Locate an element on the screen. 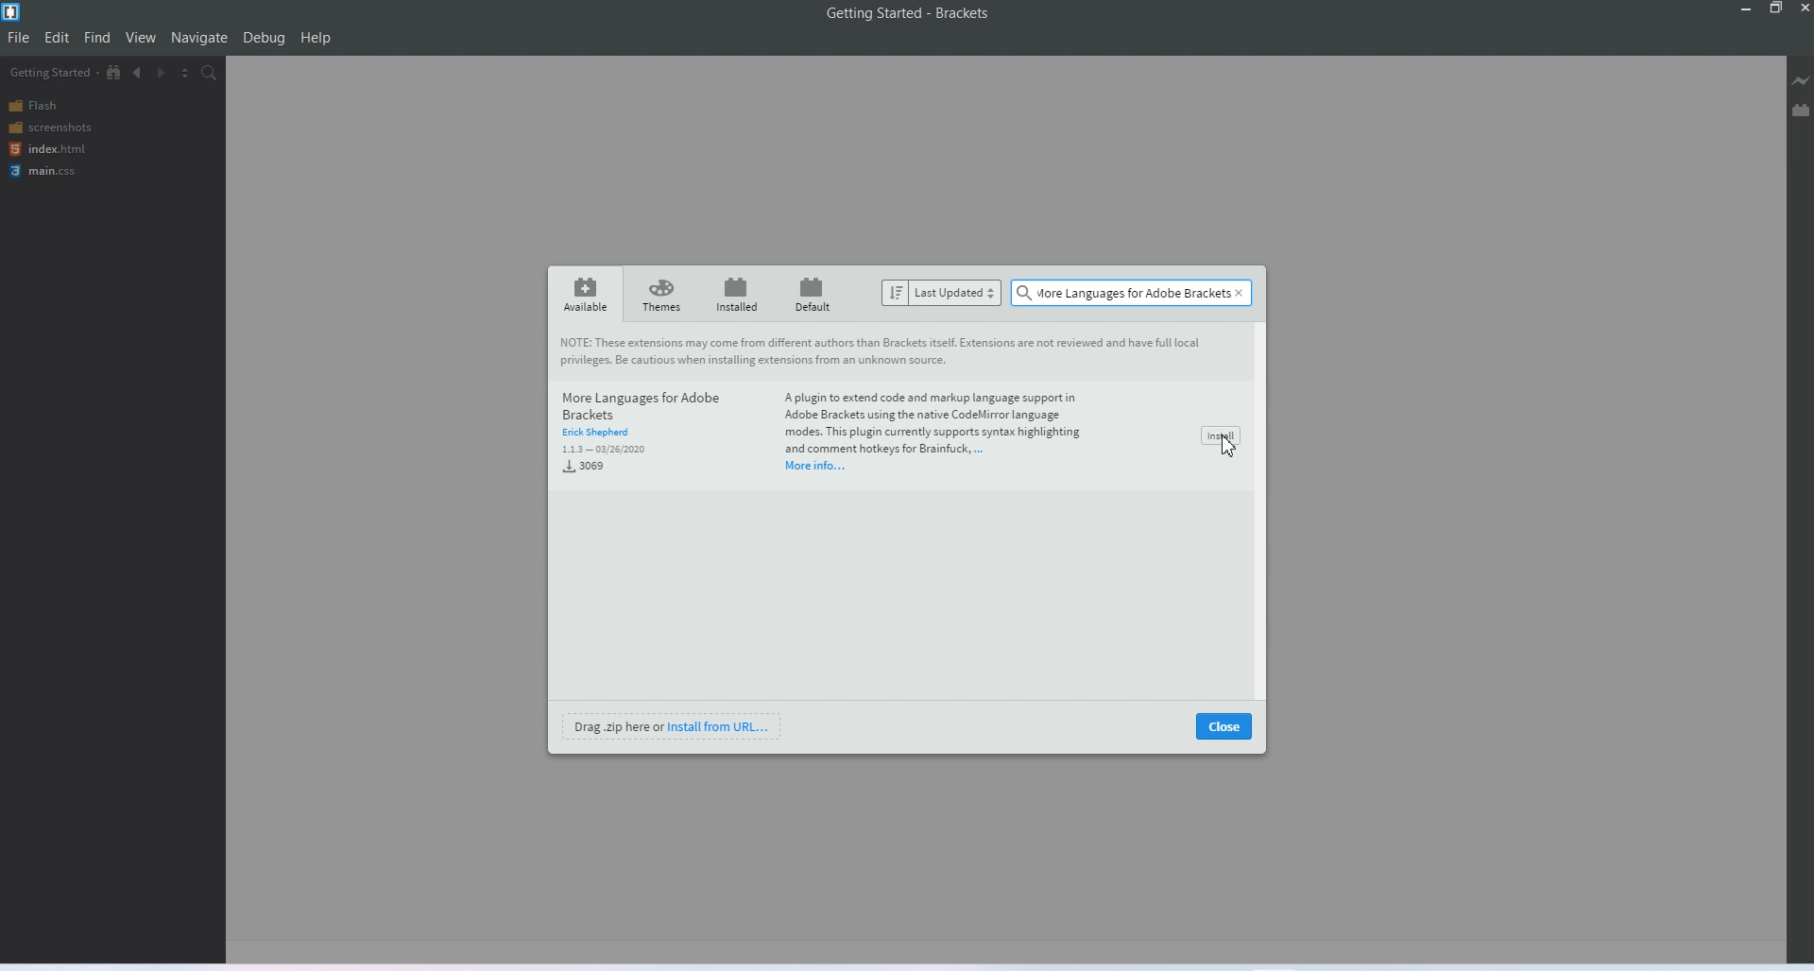  Help is located at coordinates (316, 39).